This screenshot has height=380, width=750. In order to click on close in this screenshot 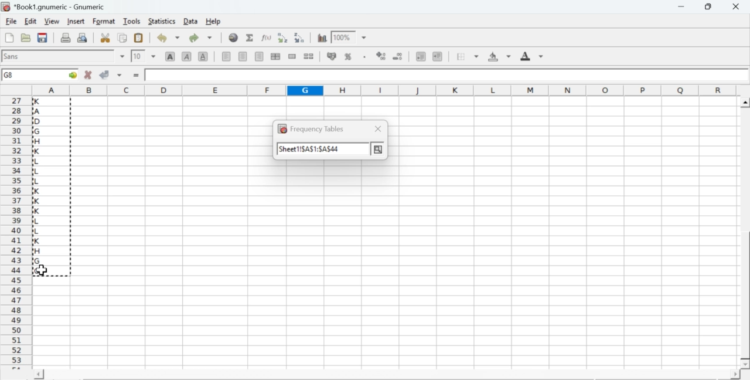, I will do `click(735, 6)`.